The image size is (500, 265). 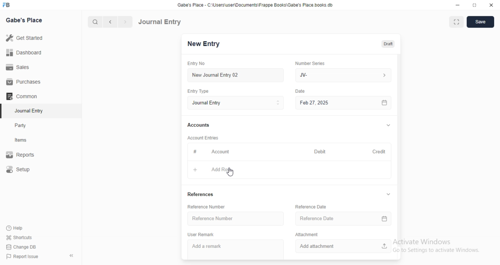 What do you see at coordinates (203, 138) in the screenshot?
I see `Account entries` at bounding box center [203, 138].